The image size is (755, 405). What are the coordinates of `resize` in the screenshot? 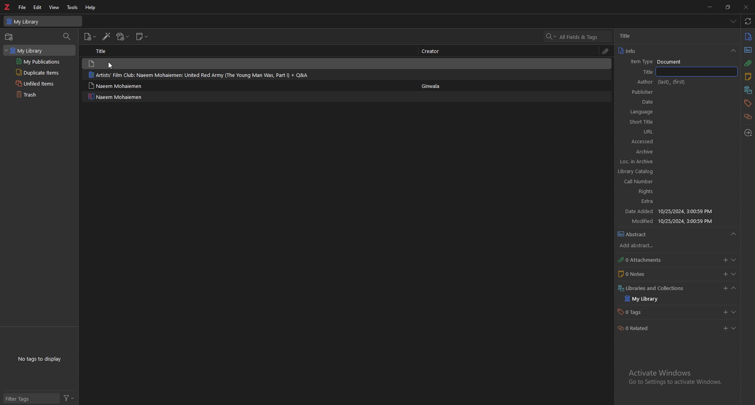 It's located at (729, 7).